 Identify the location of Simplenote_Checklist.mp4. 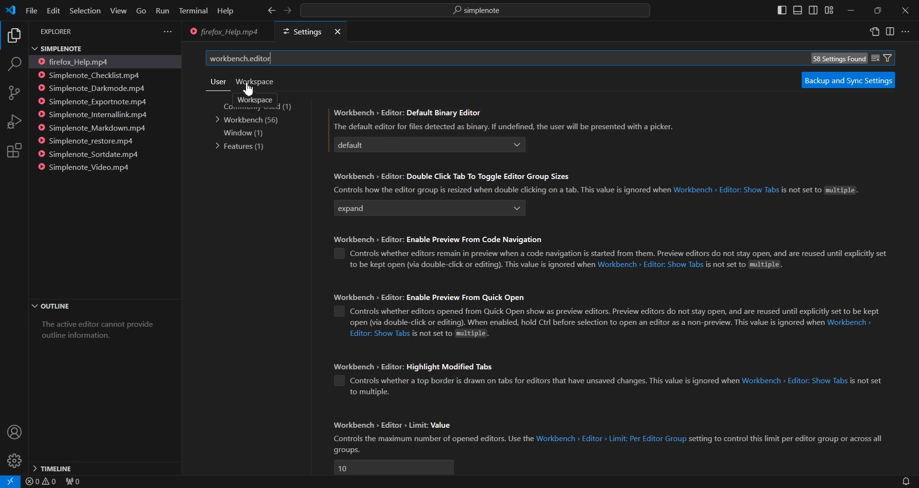
(92, 75).